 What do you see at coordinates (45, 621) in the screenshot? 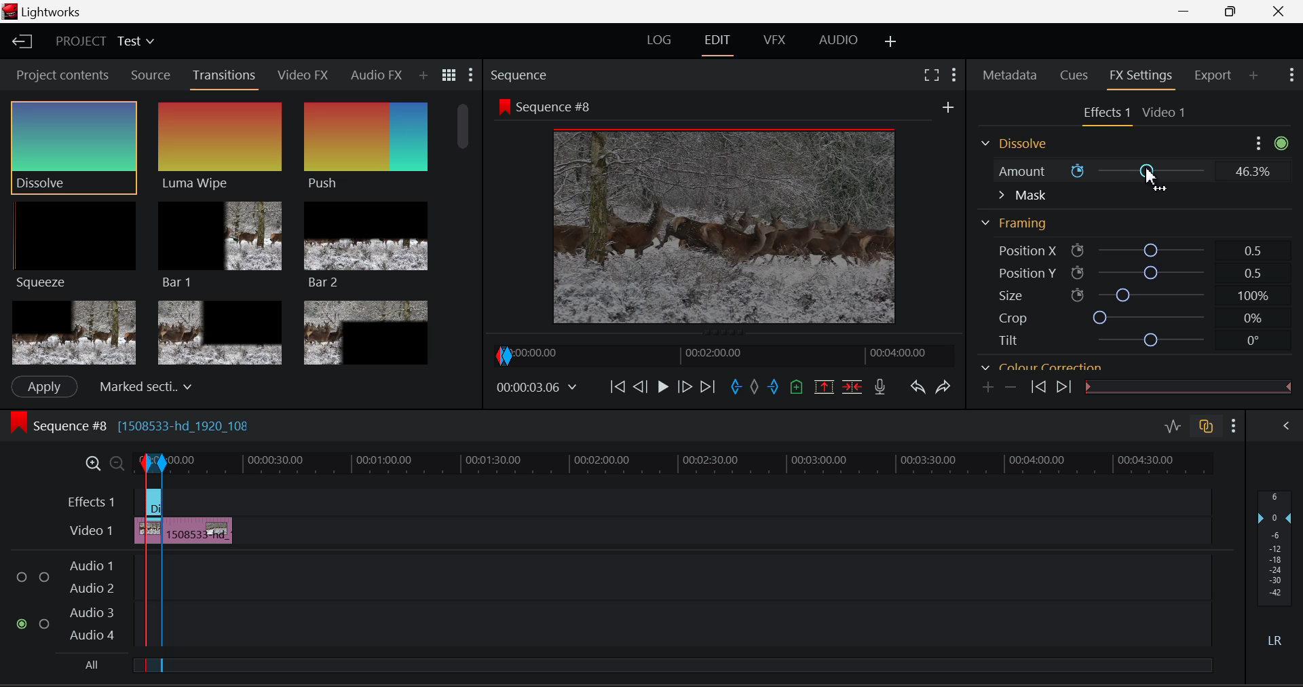
I see `Audio Input Checkbox` at bounding box center [45, 621].